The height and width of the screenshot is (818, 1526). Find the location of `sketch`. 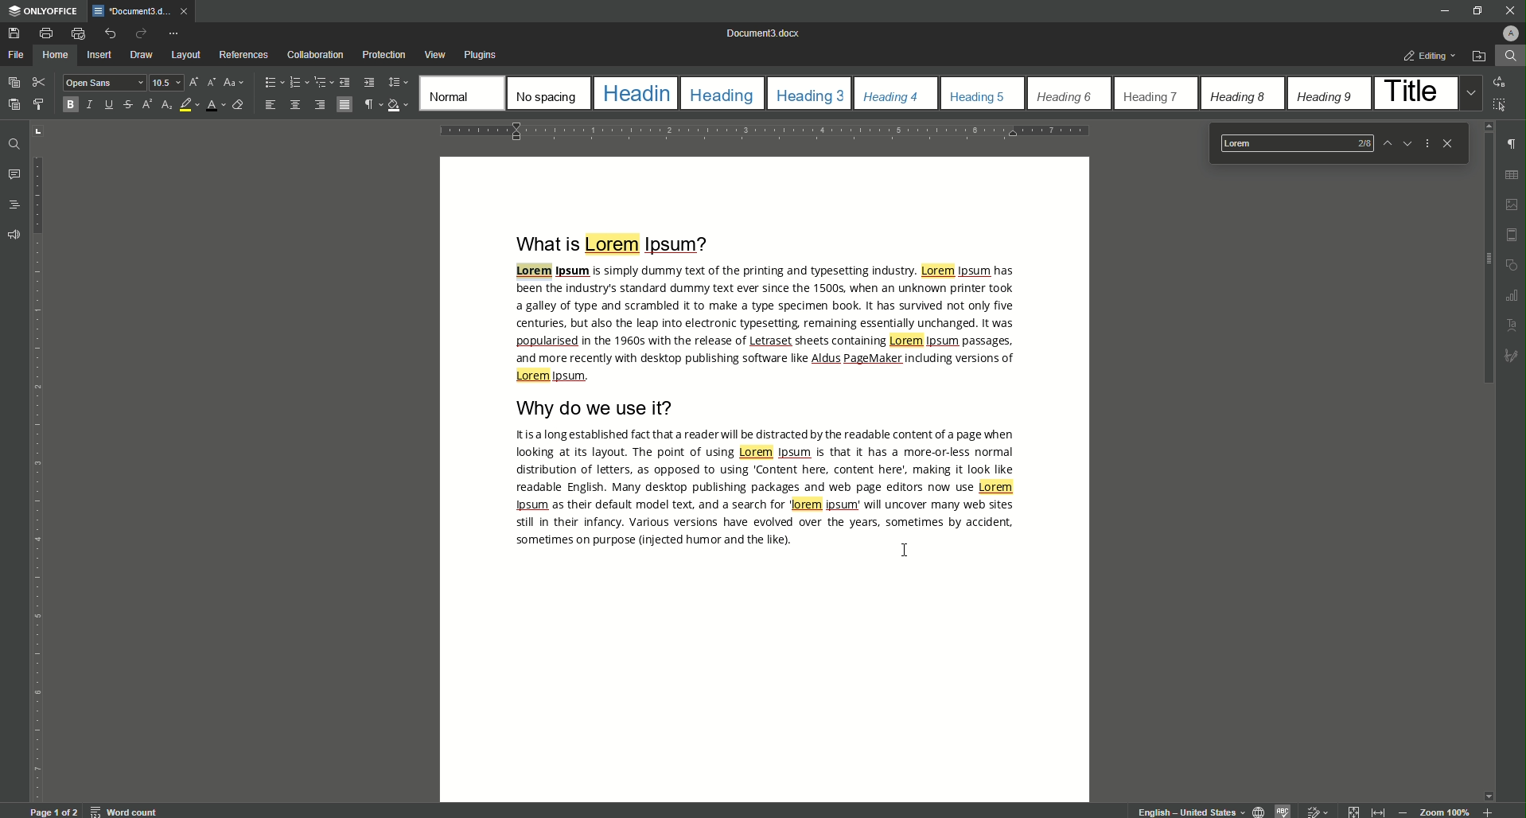

sketch is located at coordinates (1513, 356).